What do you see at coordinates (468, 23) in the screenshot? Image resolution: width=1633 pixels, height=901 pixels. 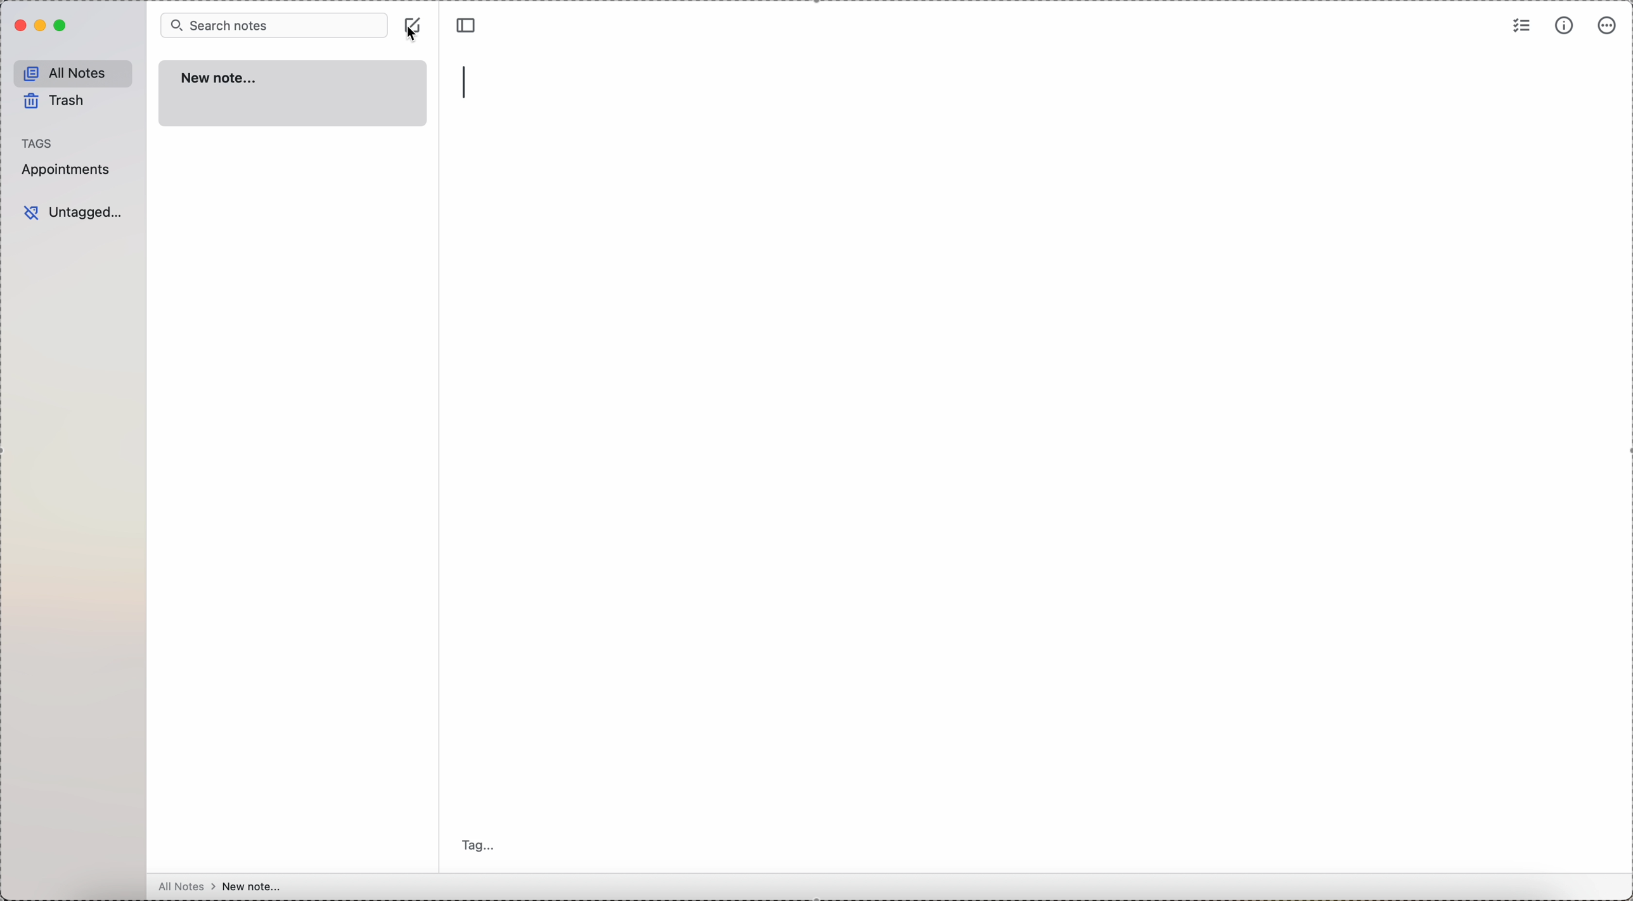 I see `toggle sidebar` at bounding box center [468, 23].